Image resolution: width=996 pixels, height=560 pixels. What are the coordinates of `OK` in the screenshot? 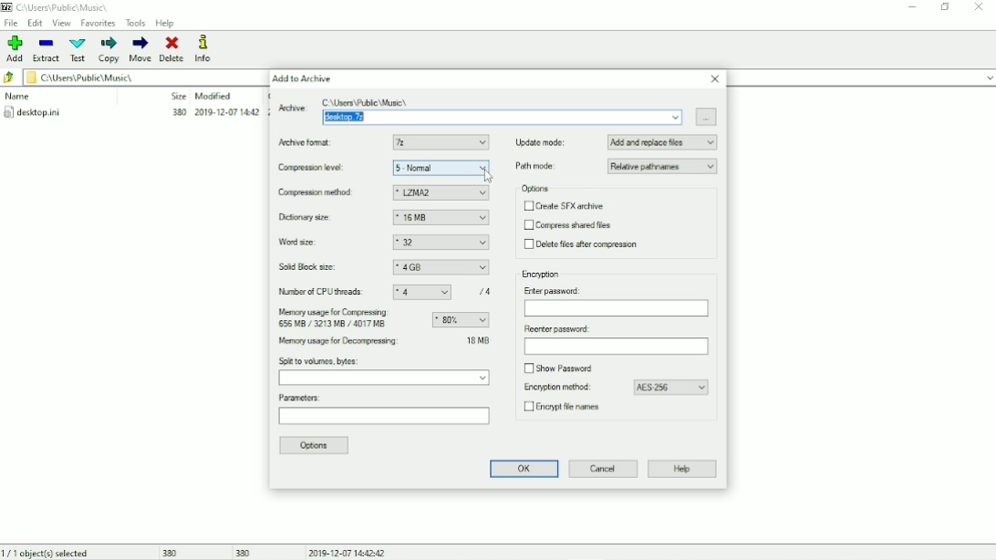 It's located at (522, 469).